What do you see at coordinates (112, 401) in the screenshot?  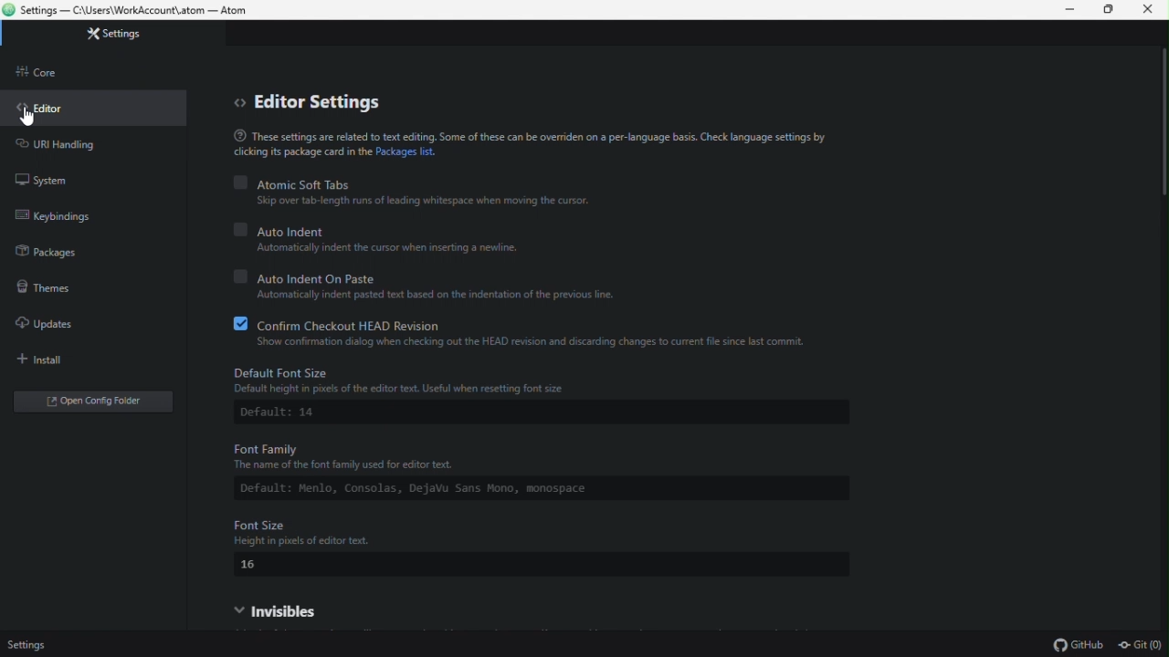 I see `open folder` at bounding box center [112, 401].